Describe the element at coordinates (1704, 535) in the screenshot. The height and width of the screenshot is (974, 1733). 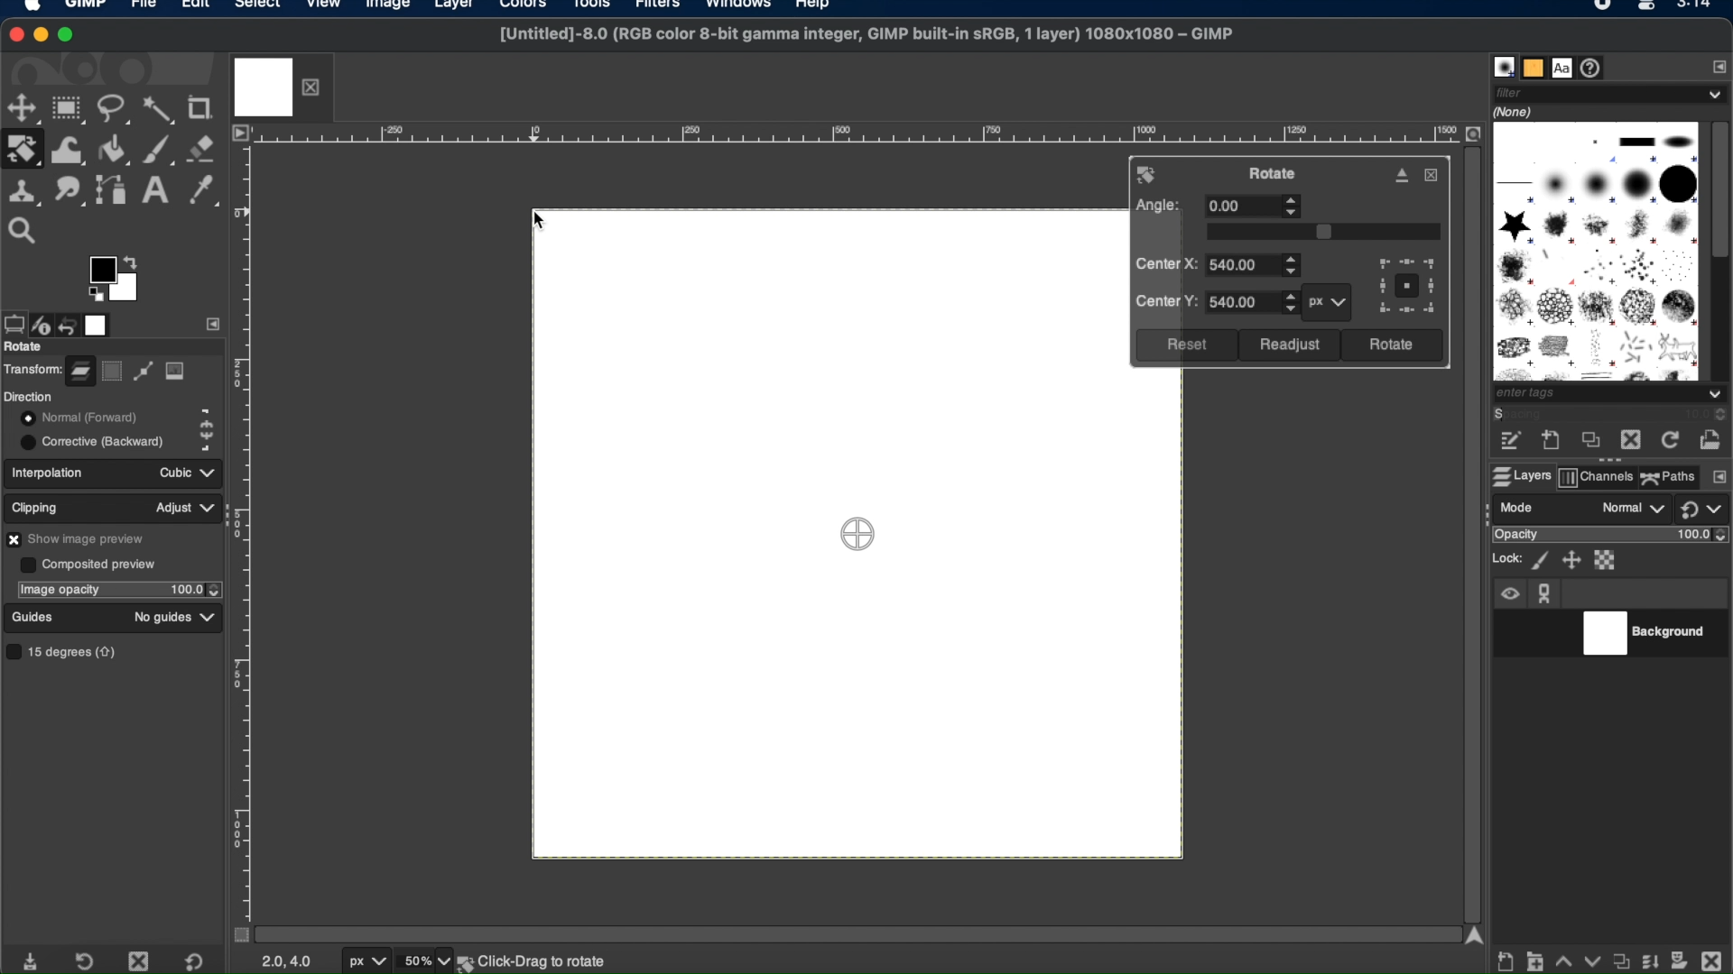
I see `opacity level stepper buttons` at that location.